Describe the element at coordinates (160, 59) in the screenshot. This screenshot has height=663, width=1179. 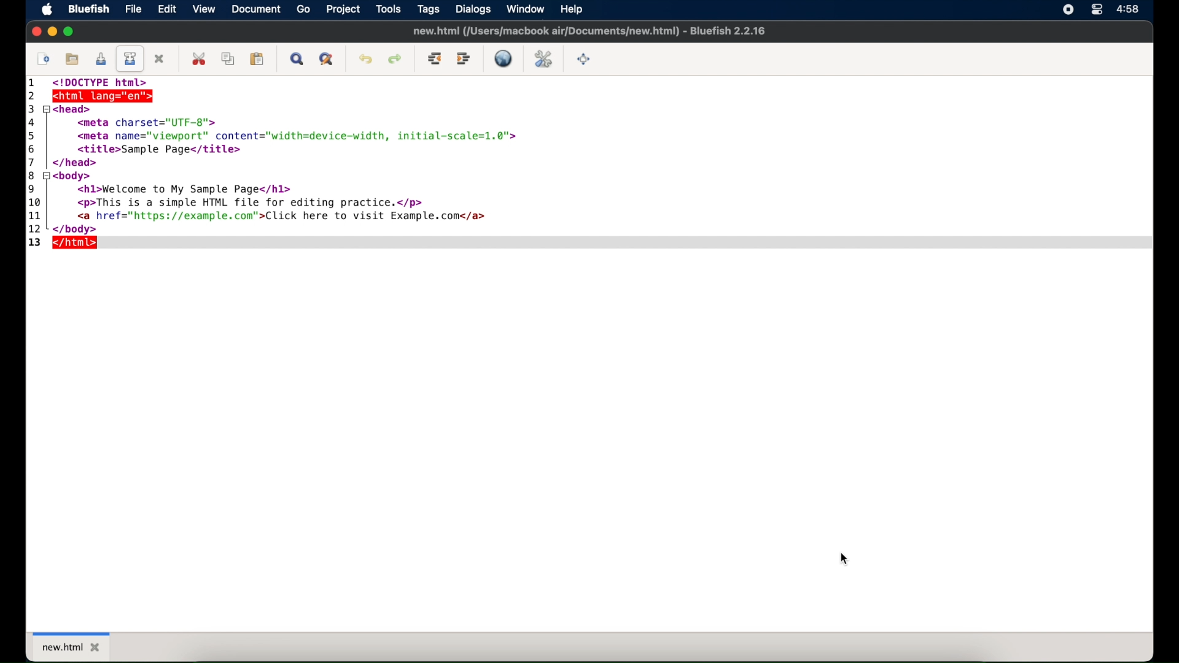
I see `close` at that location.